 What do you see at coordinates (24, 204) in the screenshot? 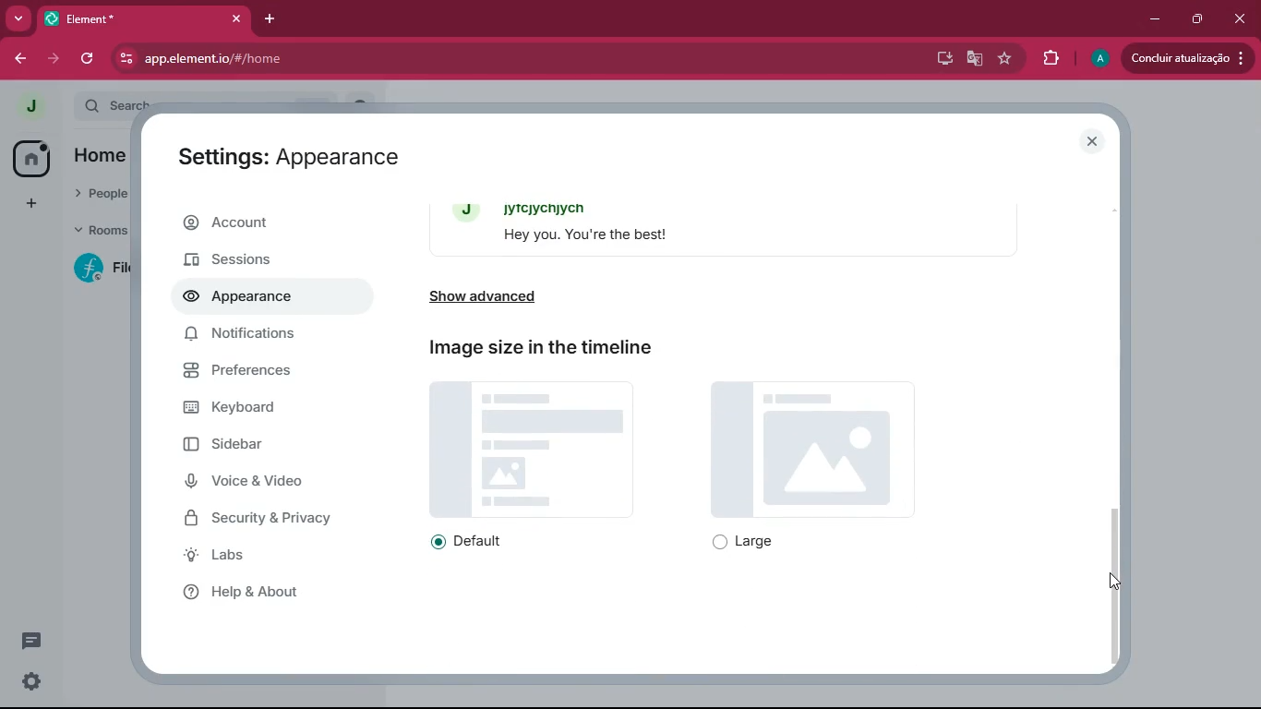
I see `add` at bounding box center [24, 204].